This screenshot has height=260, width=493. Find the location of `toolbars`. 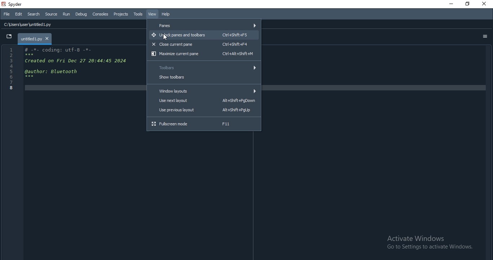

toolbars is located at coordinates (204, 67).